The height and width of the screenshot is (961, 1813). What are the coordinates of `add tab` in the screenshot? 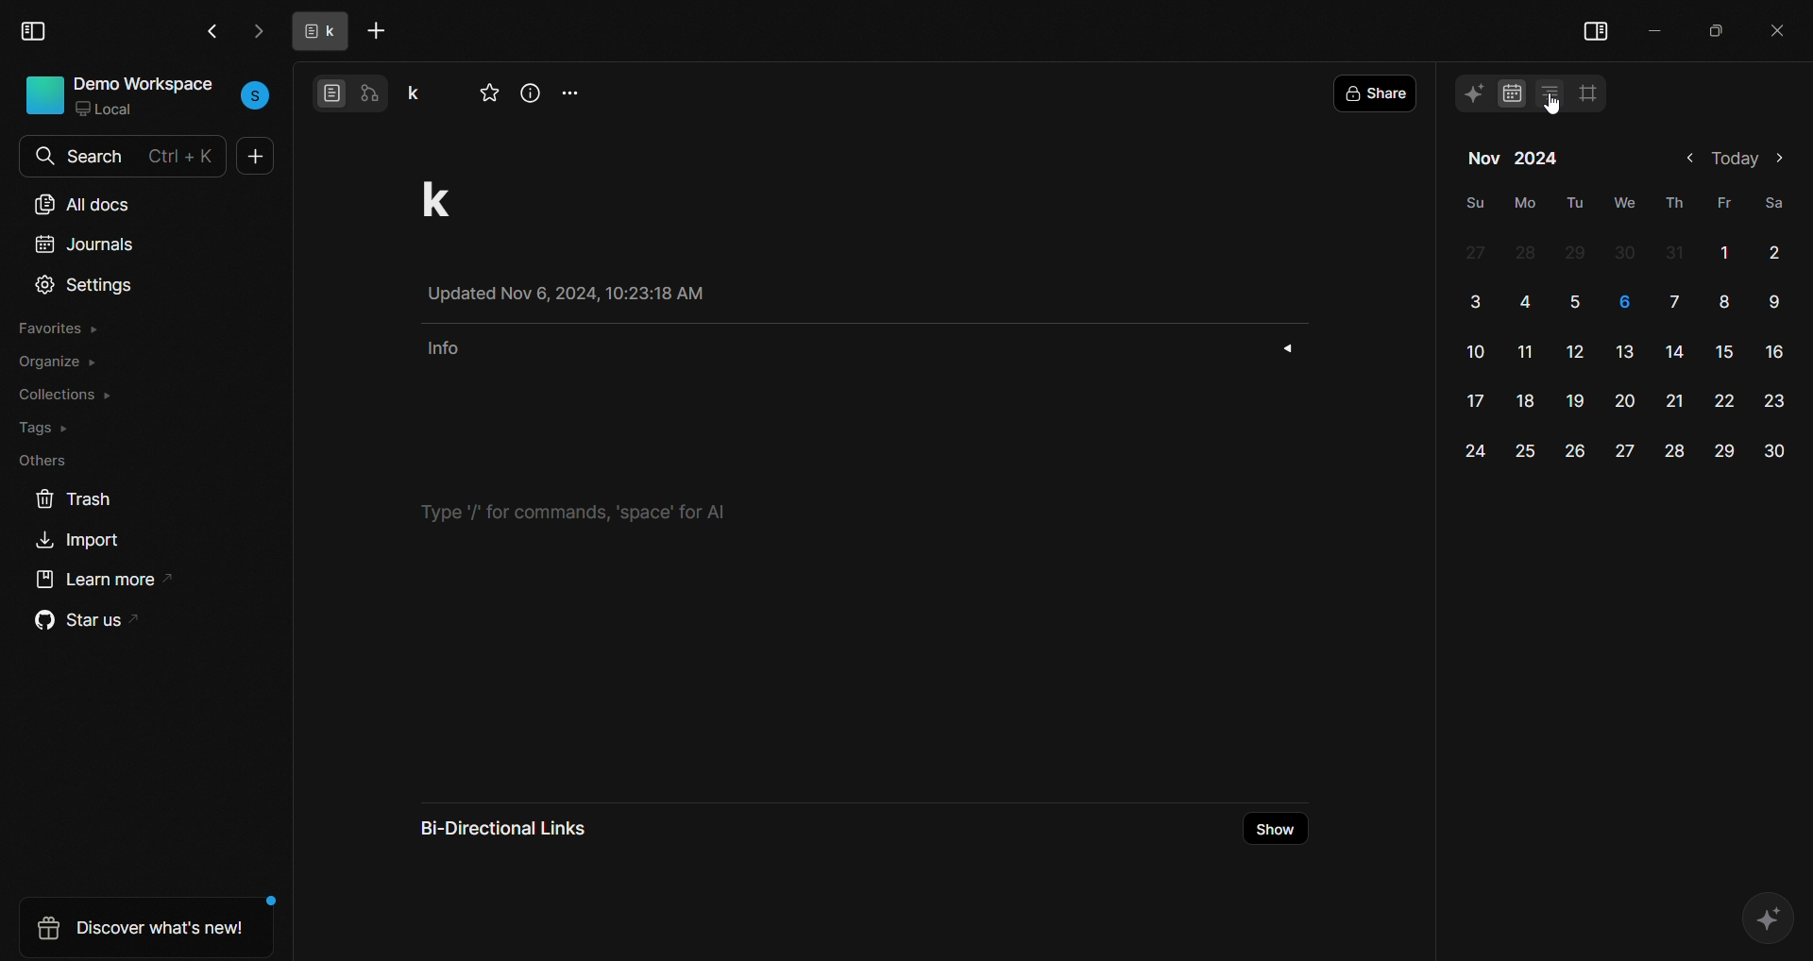 It's located at (381, 31).